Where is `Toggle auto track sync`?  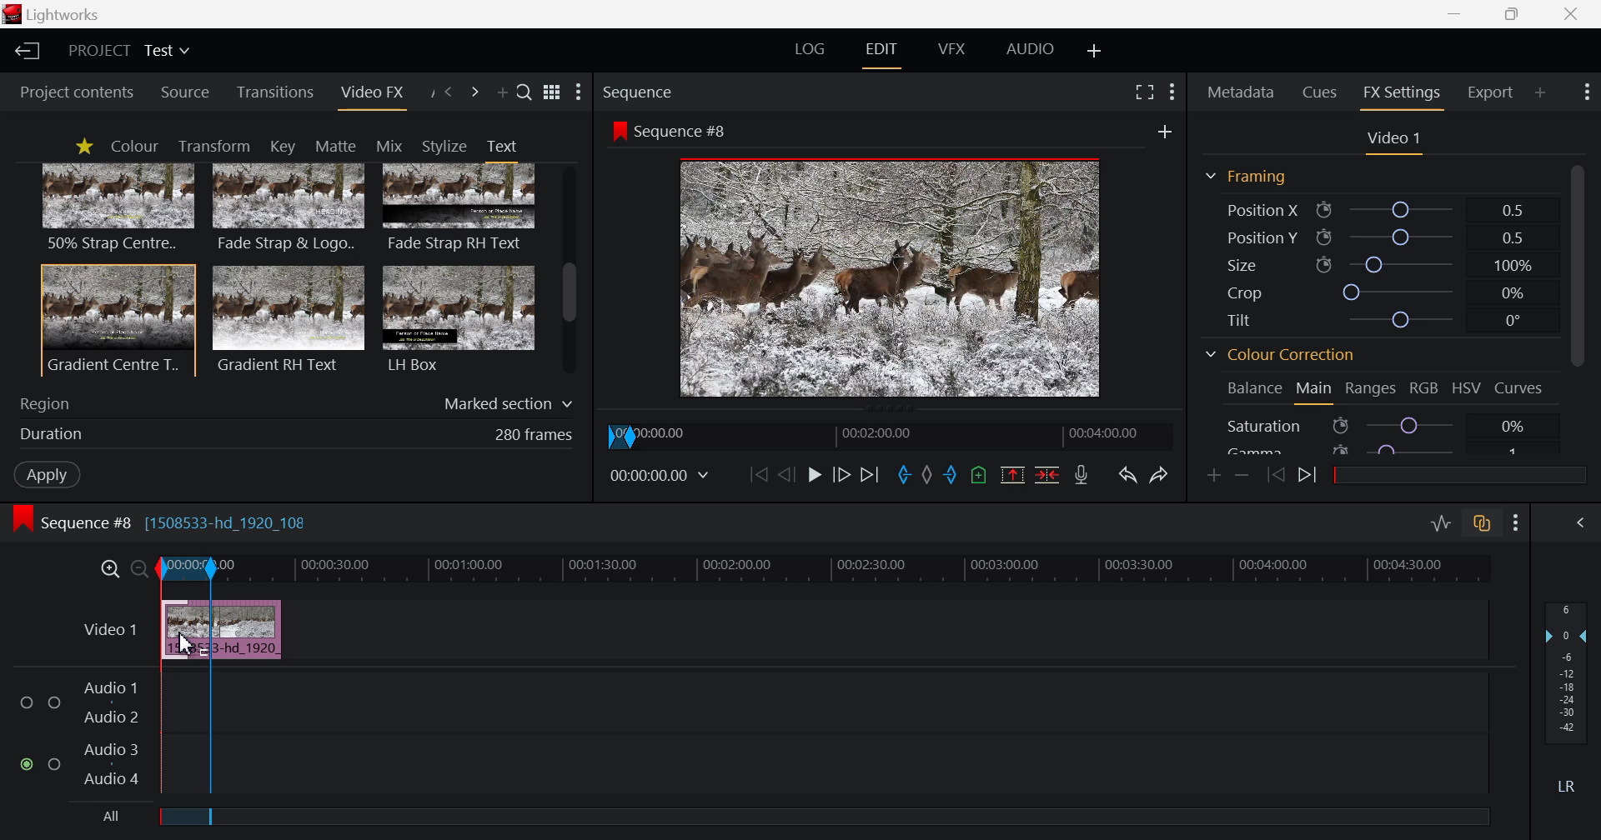 Toggle auto track sync is located at coordinates (1484, 526).